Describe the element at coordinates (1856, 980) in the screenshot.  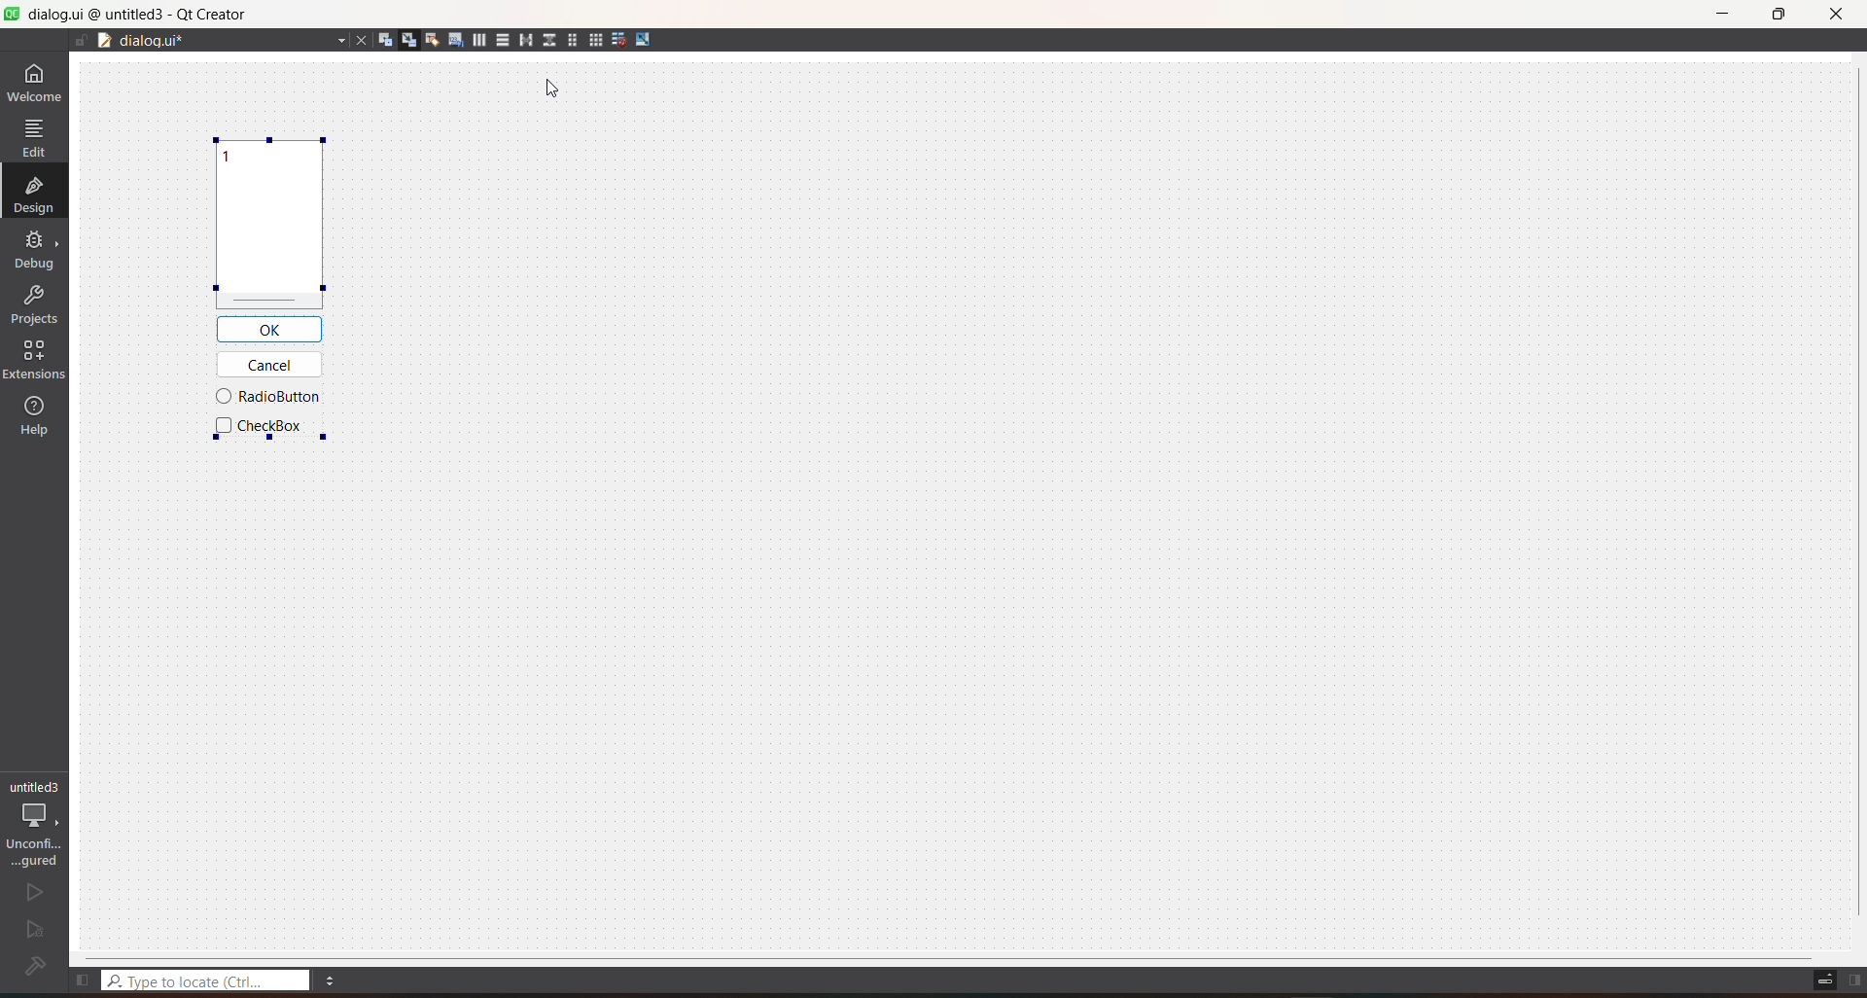
I see `show right sidebar` at that location.